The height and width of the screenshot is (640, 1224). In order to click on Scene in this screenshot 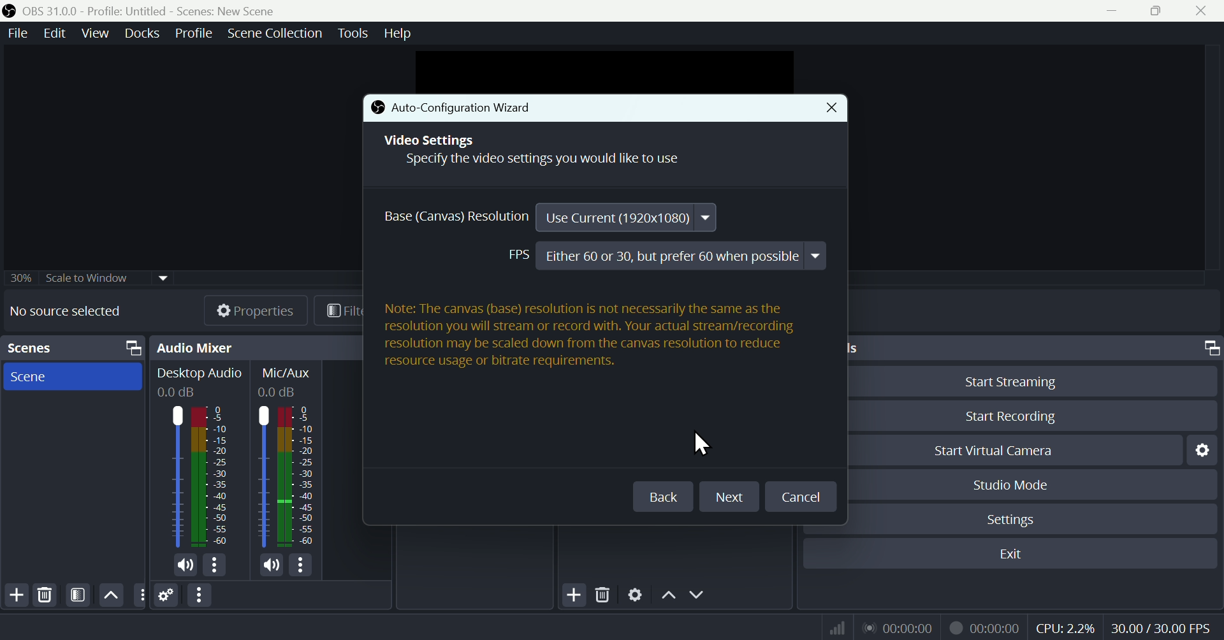, I will do `click(72, 376)`.